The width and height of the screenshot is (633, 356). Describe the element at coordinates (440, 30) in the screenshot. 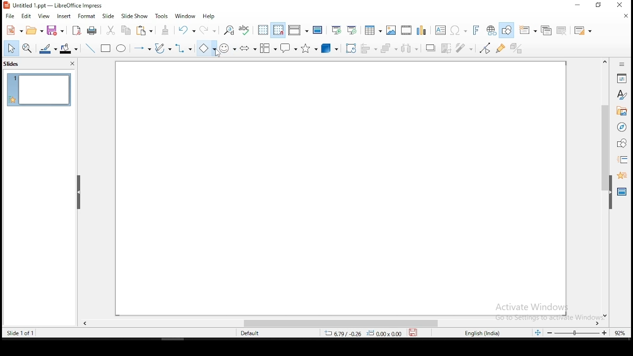

I see `text box` at that location.